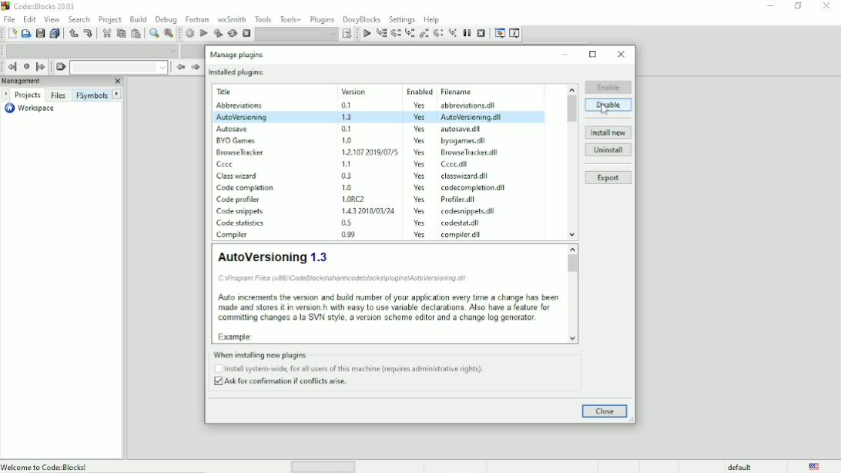 The image size is (841, 473). Describe the element at coordinates (26, 34) in the screenshot. I see `Open` at that location.